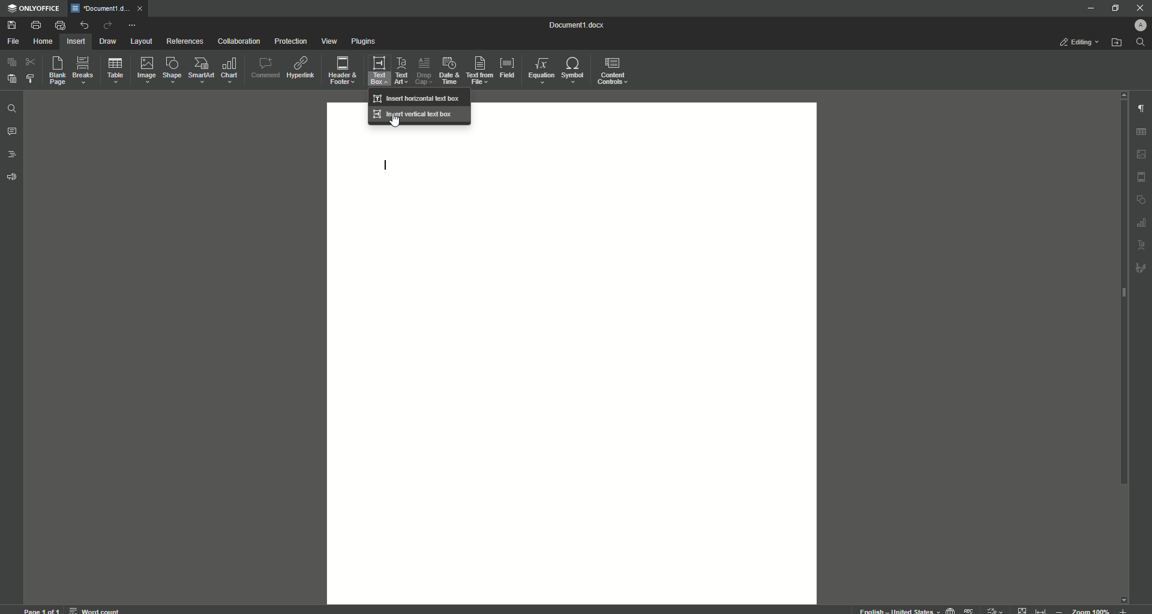 The image size is (1152, 614). Describe the element at coordinates (58, 70) in the screenshot. I see `Blank Page` at that location.